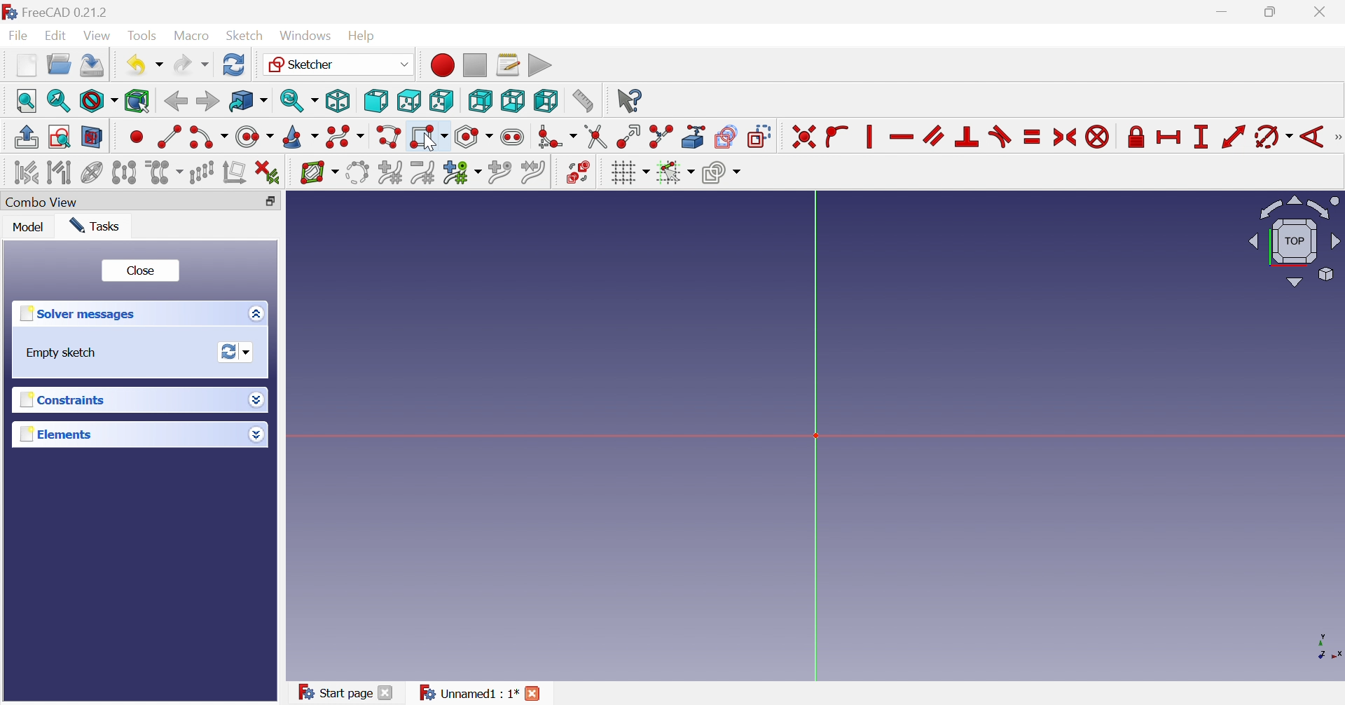 This screenshot has width=1345, height=705. I want to click on Forces recomputation of active document, so click(236, 352).